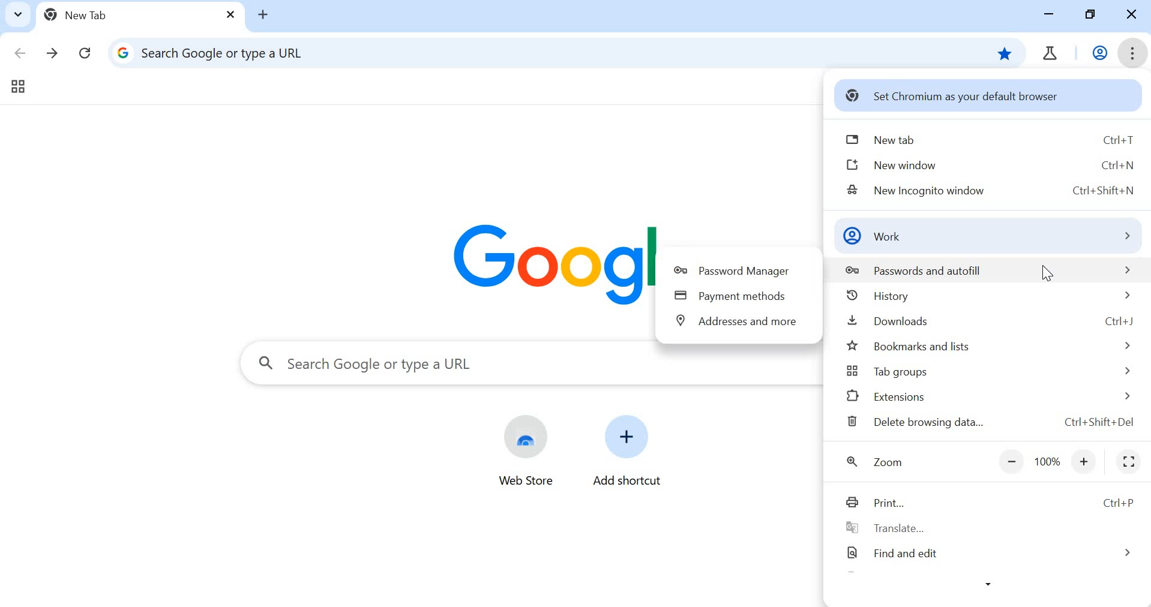 This screenshot has width=1151, height=607. What do you see at coordinates (989, 321) in the screenshot?
I see `downloads` at bounding box center [989, 321].